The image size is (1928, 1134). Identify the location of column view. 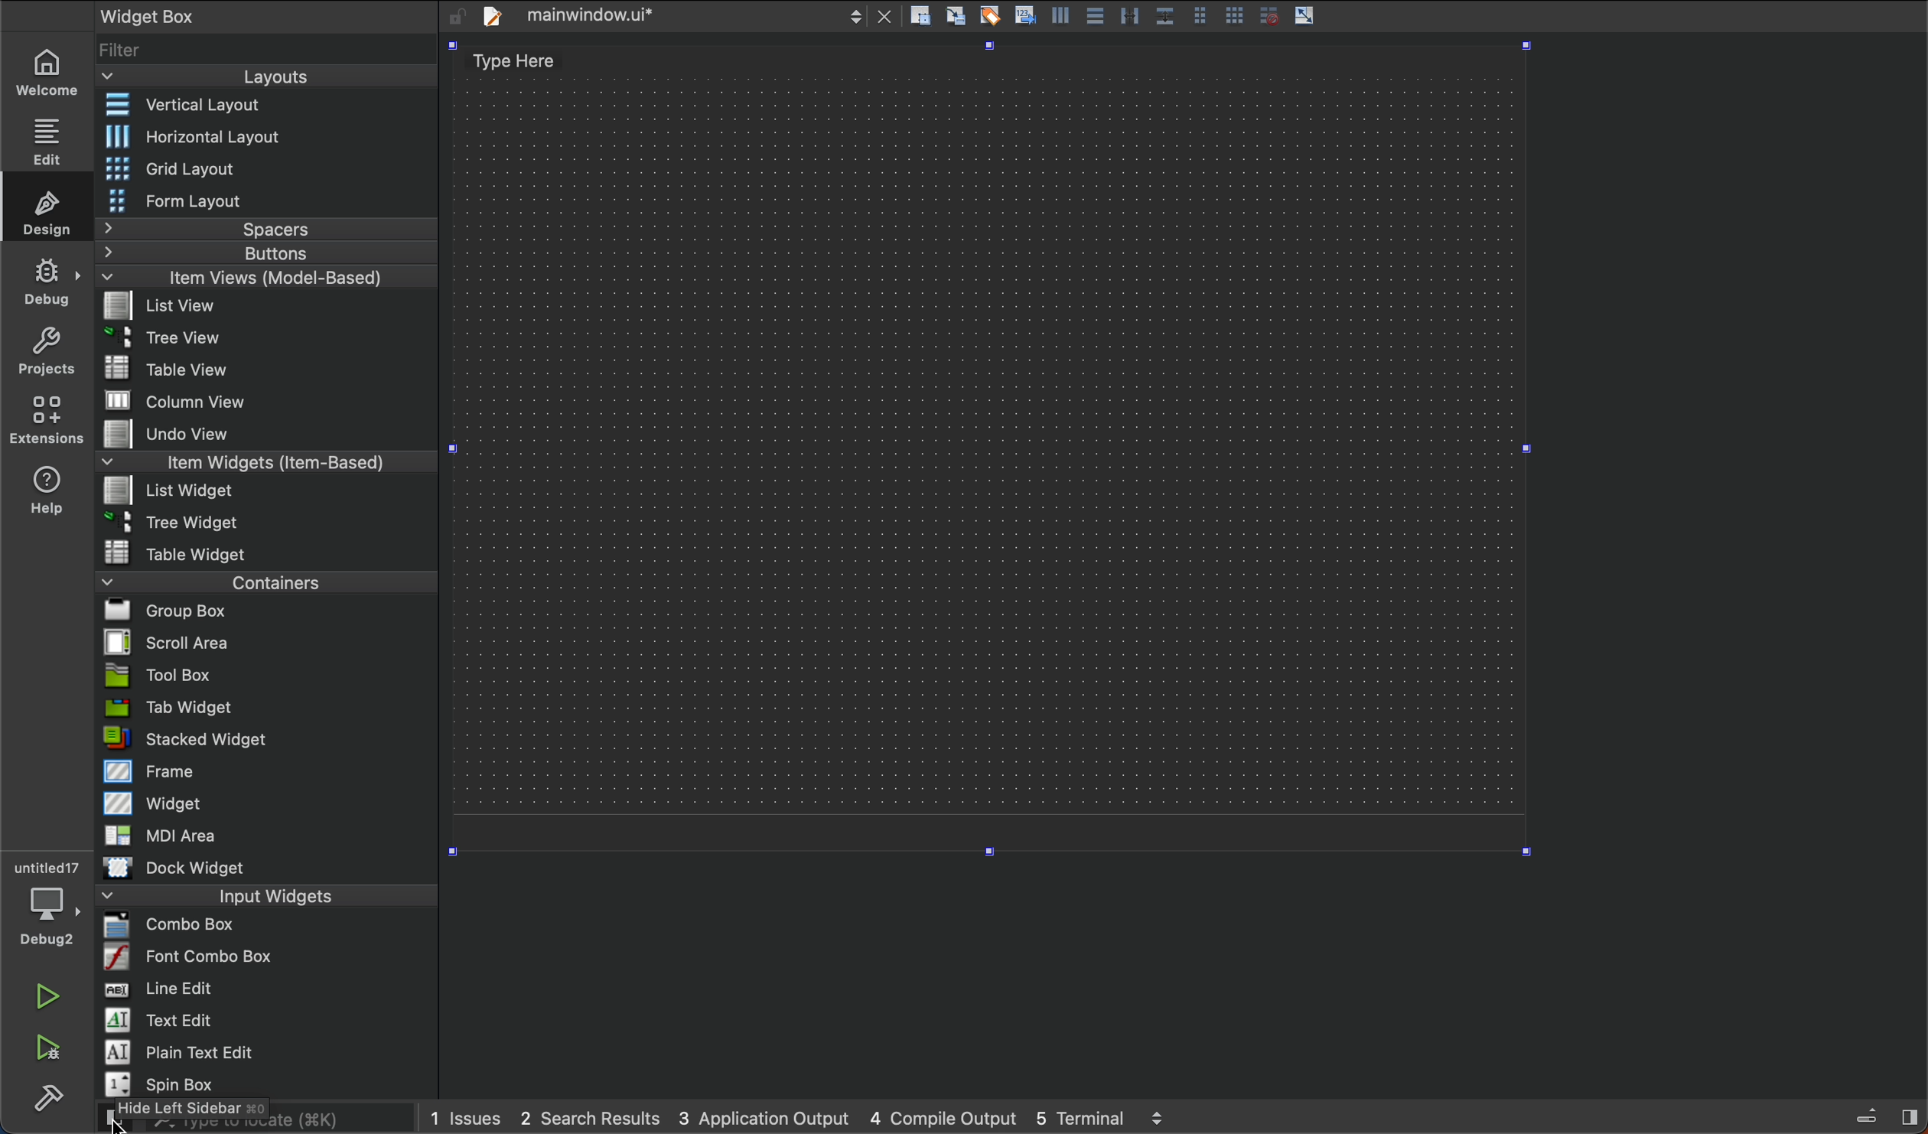
(188, 401).